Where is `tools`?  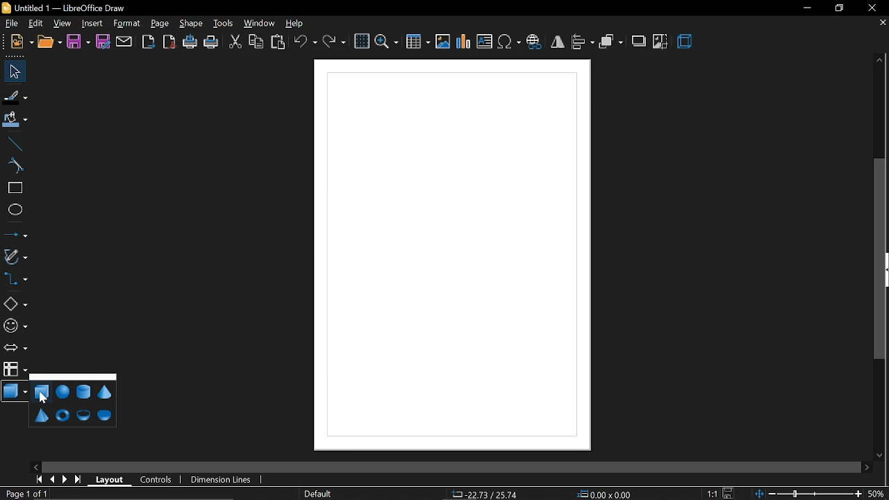 tools is located at coordinates (225, 24).